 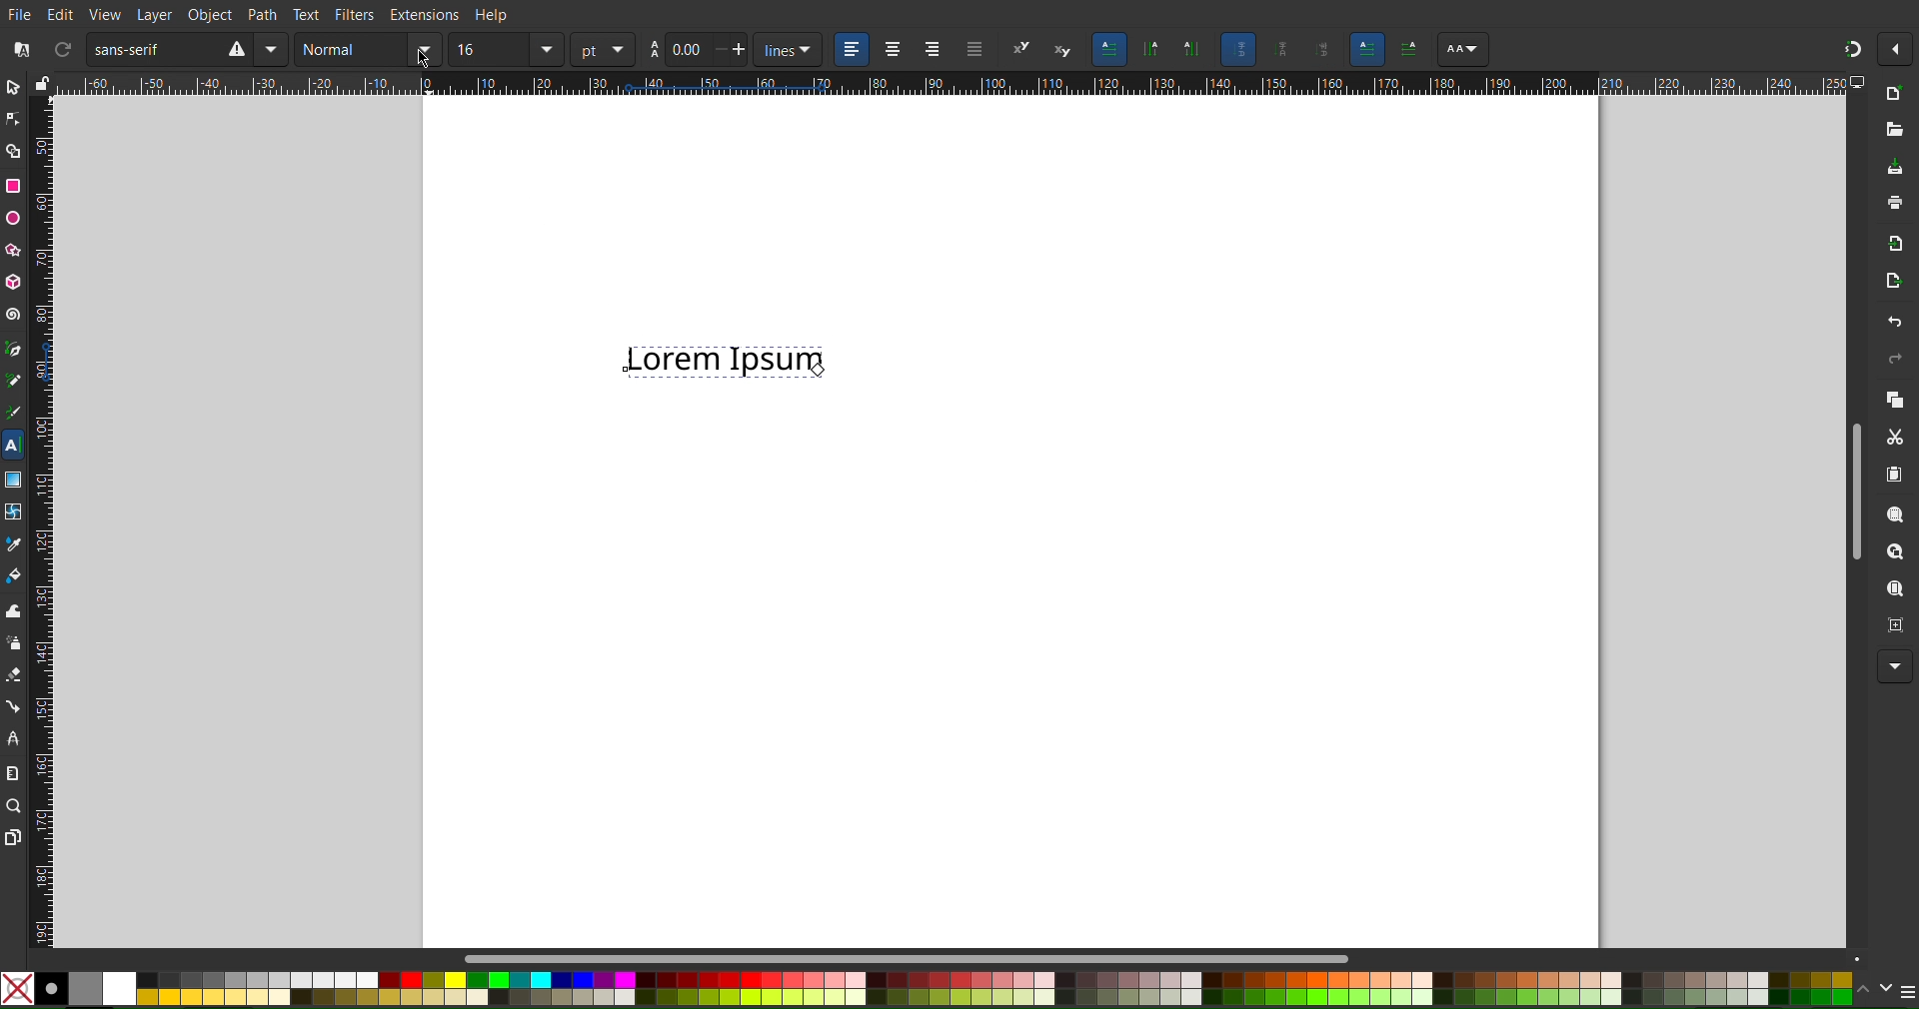 I want to click on Mesh Tool, so click(x=13, y=511).